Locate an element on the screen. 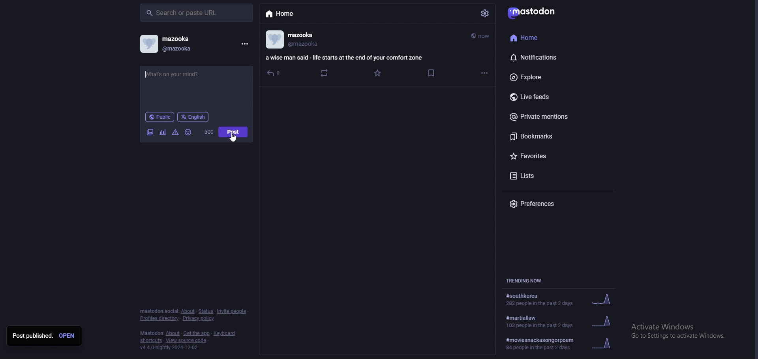 The image size is (758, 359). trending is located at coordinates (559, 322).